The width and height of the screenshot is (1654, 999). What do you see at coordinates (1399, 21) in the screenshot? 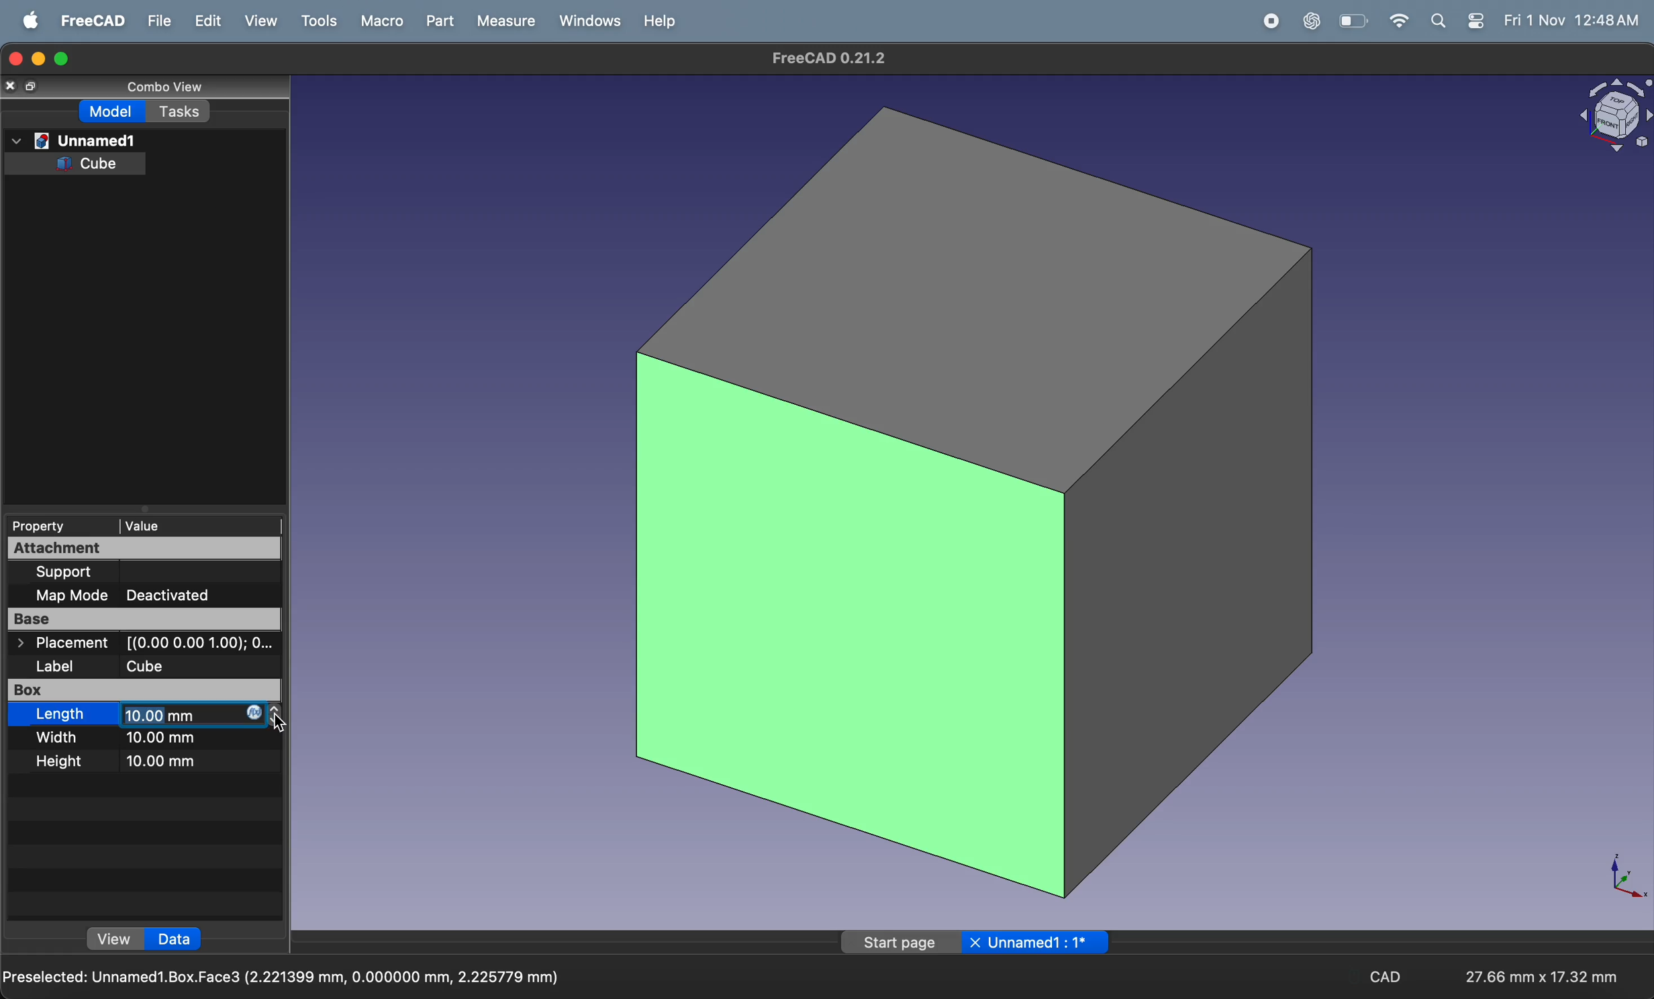
I see `wifi` at bounding box center [1399, 21].